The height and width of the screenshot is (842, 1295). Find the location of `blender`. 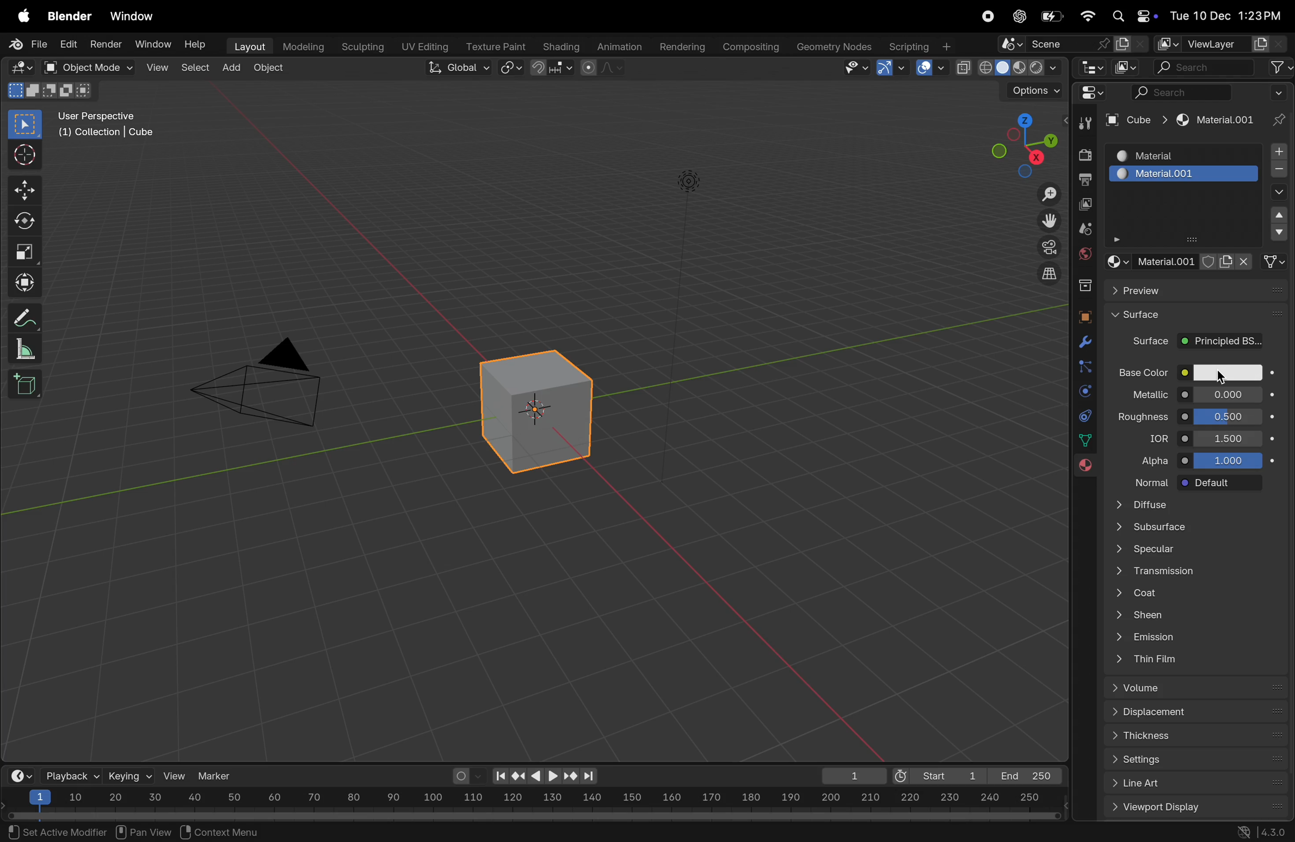

blender is located at coordinates (70, 17).